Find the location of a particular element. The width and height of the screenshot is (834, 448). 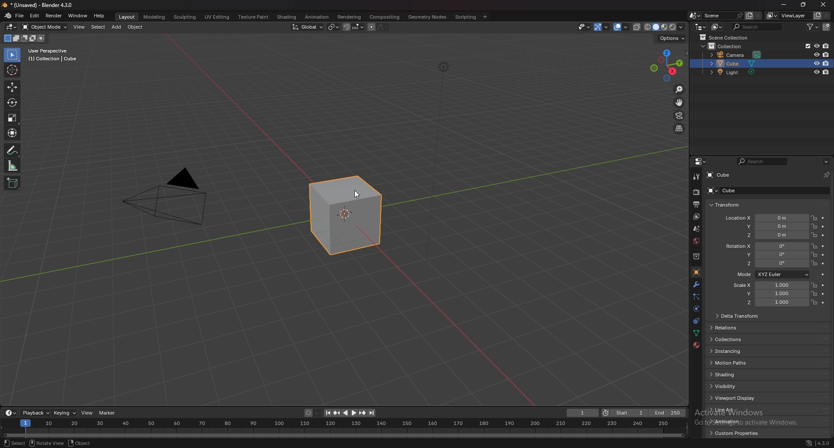

show gizmo is located at coordinates (602, 27).